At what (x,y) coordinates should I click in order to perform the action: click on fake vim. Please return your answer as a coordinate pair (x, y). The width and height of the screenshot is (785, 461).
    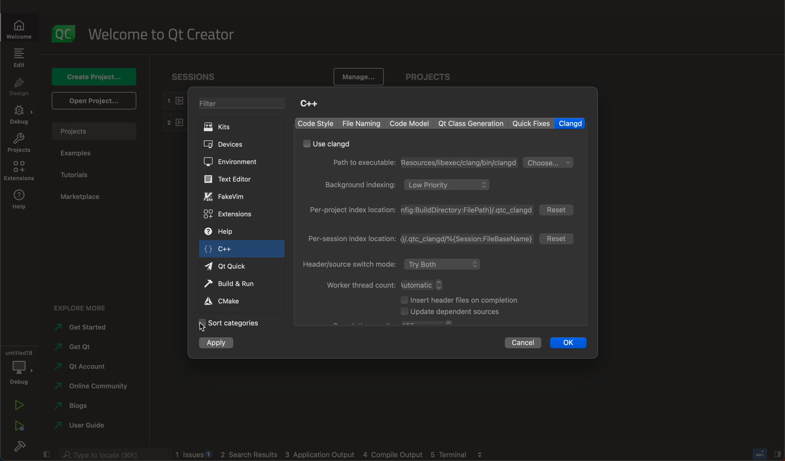
    Looking at the image, I should click on (234, 196).